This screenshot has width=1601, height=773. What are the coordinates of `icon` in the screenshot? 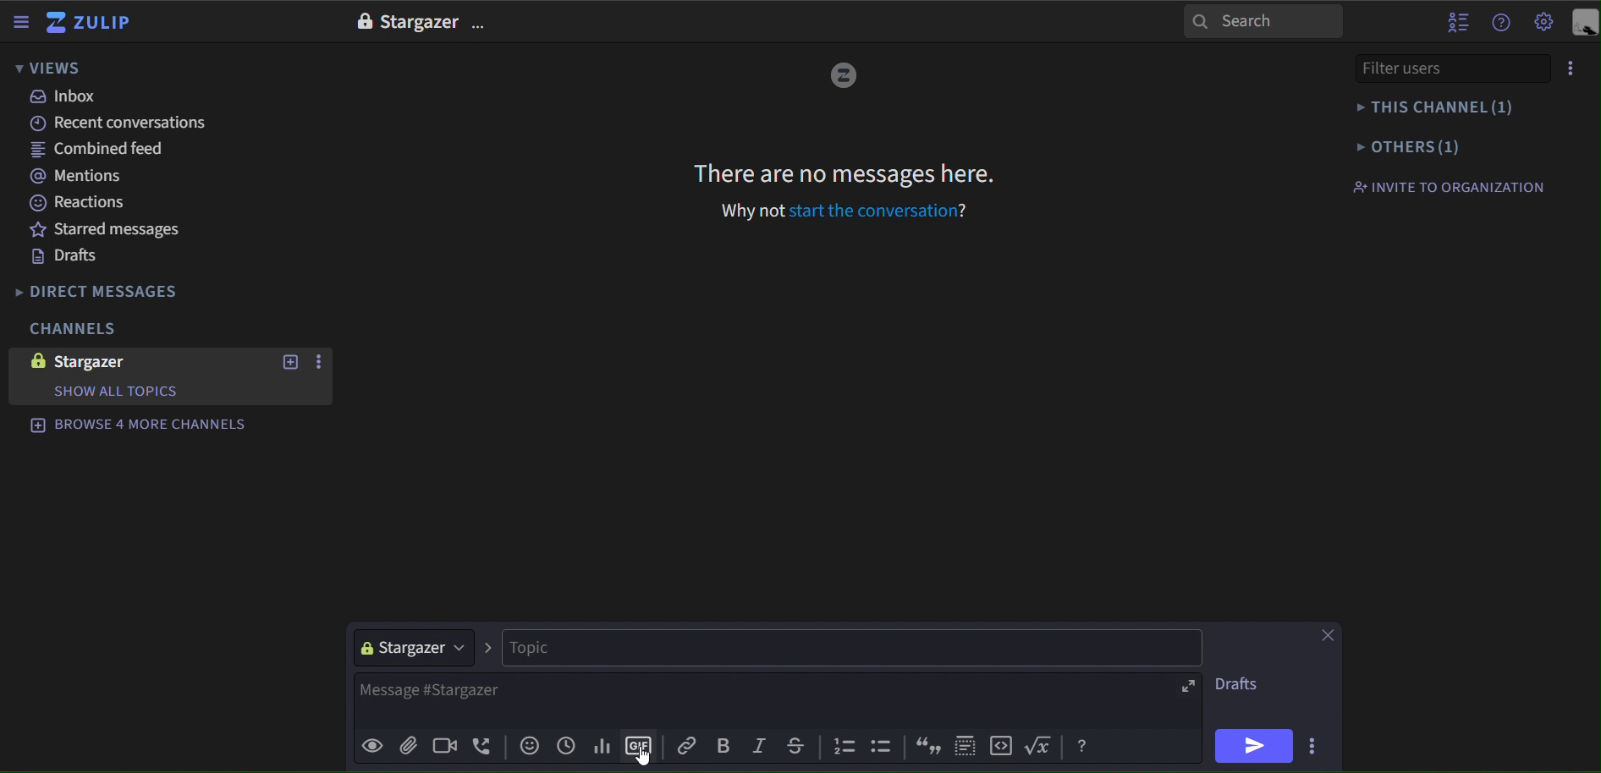 It's located at (926, 746).